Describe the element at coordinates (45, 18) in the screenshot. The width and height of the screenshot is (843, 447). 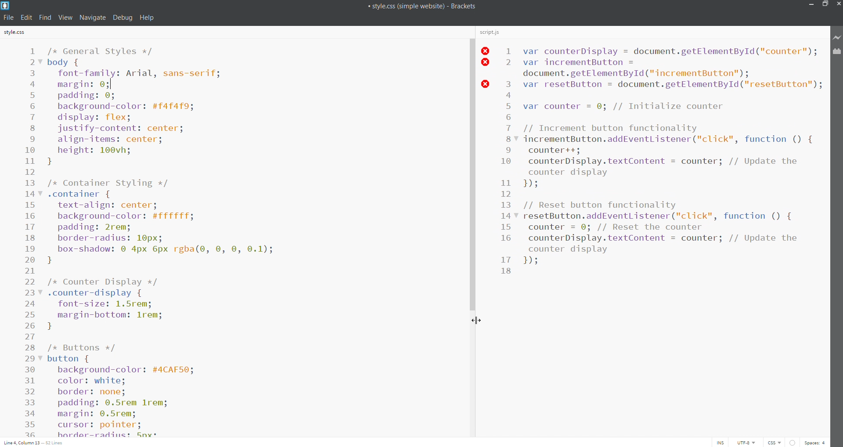
I see `find` at that location.